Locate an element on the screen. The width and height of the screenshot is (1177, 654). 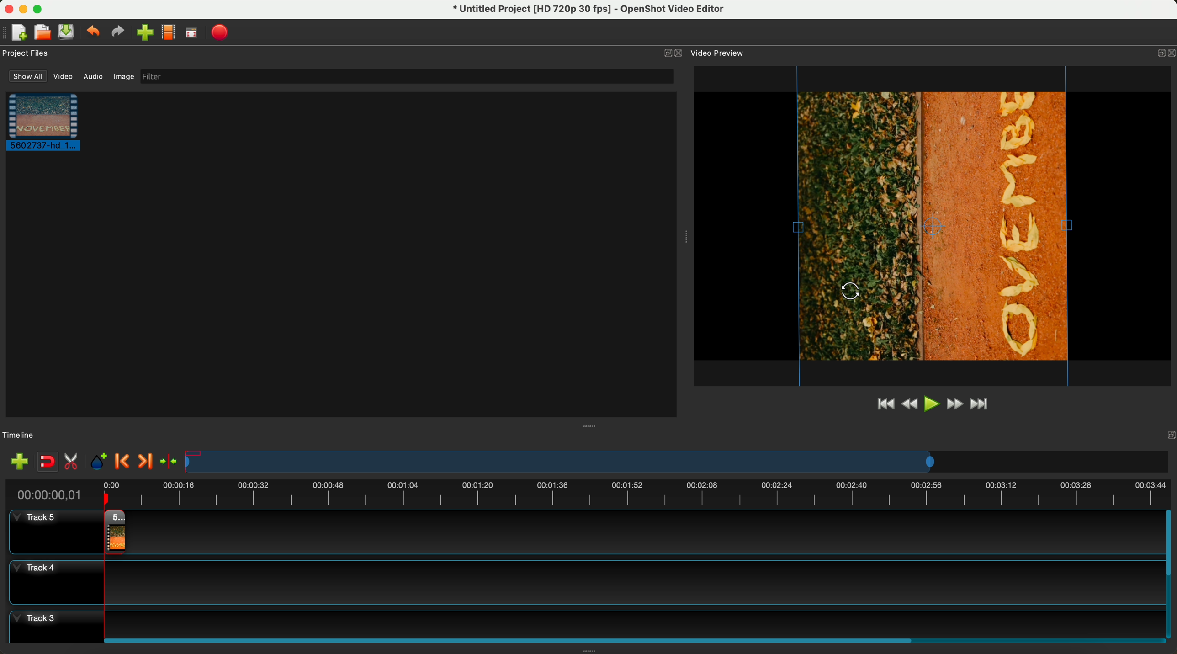
show all is located at coordinates (27, 76).